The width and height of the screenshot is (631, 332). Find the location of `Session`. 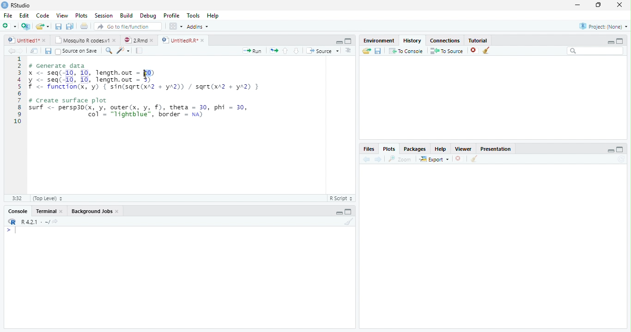

Session is located at coordinates (103, 16).